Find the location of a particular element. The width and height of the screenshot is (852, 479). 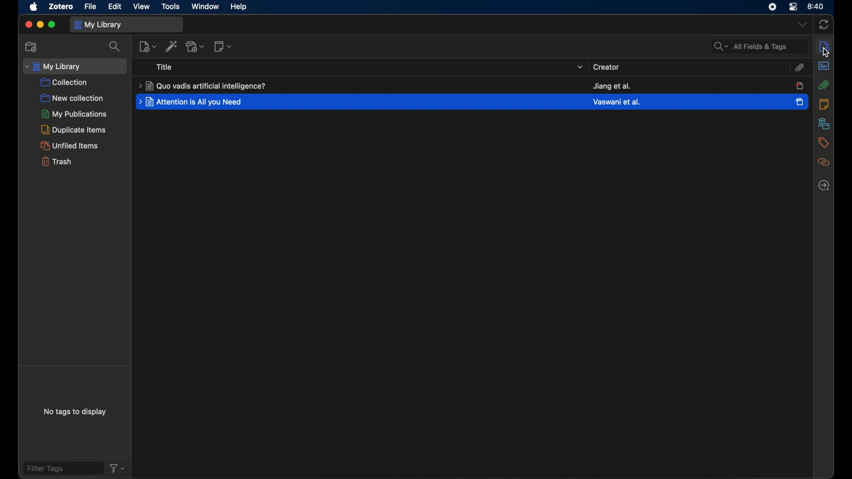

title is located at coordinates (190, 102).